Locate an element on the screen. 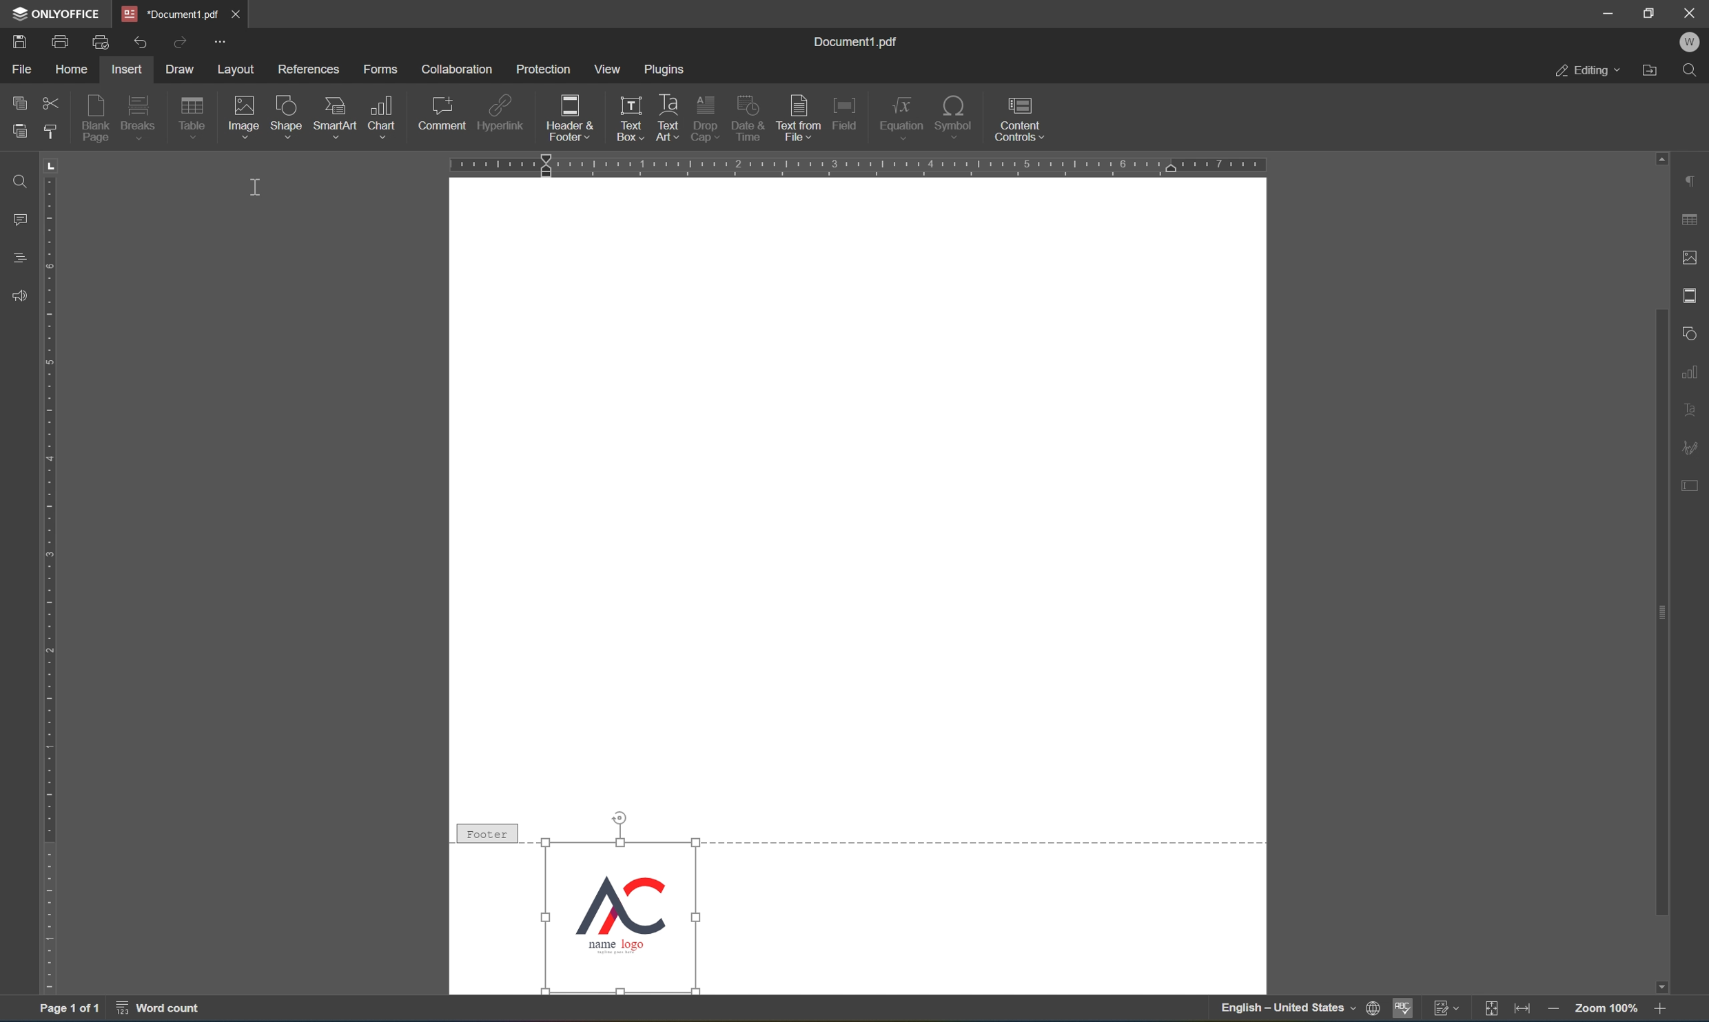 This screenshot has height=1022, width=1709. close is located at coordinates (1692, 14).